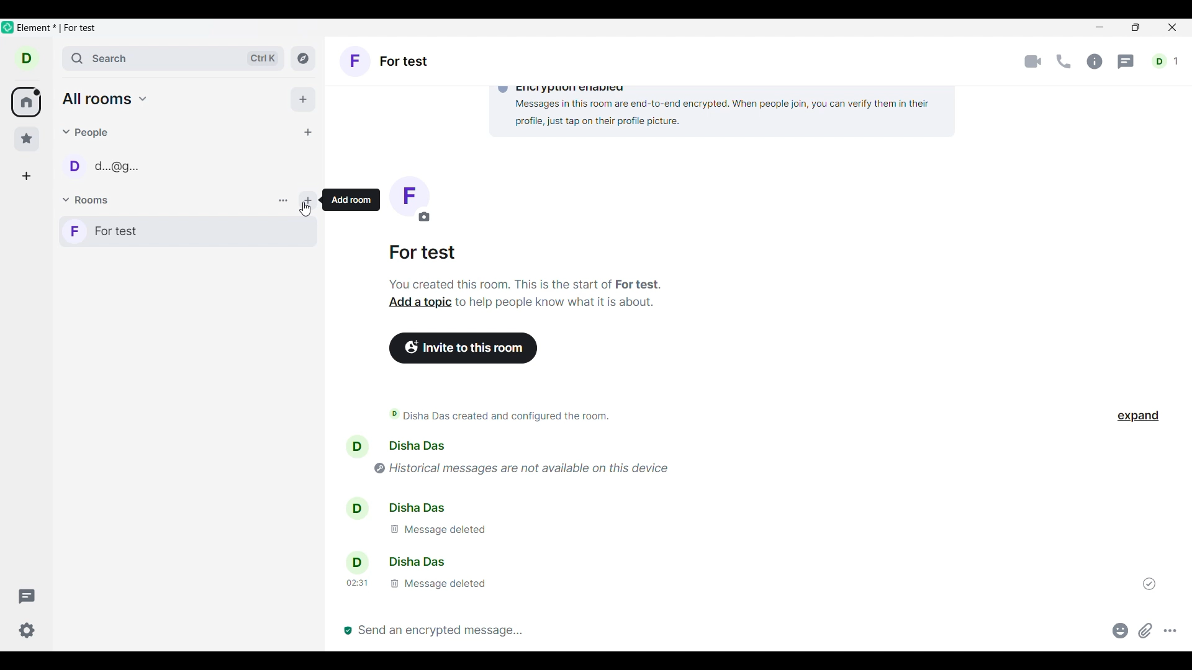 The height and width of the screenshot is (670, 1192). What do you see at coordinates (1101, 29) in the screenshot?
I see `Minimize` at bounding box center [1101, 29].